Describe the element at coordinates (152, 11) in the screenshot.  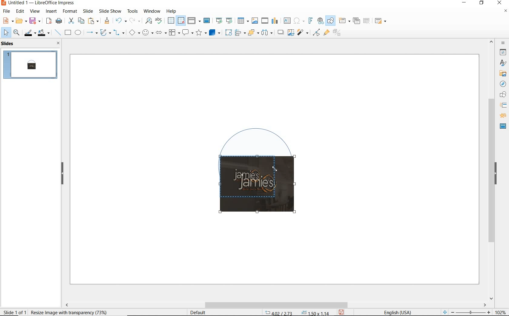
I see `window` at that location.